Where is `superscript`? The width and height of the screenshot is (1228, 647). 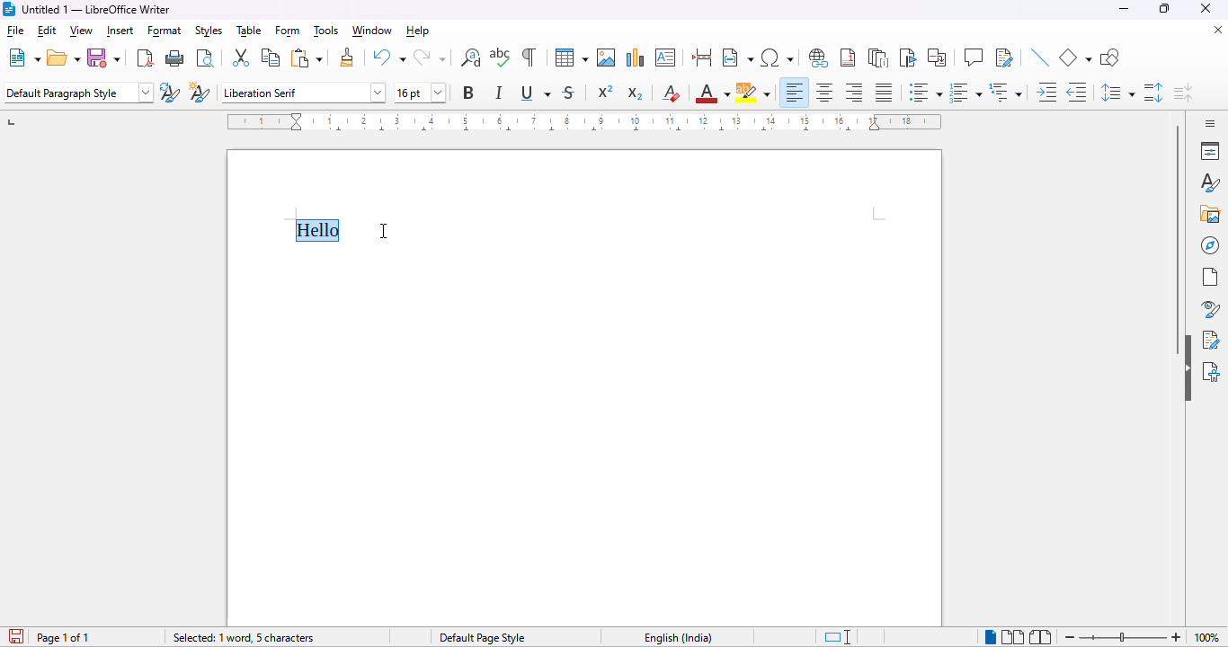 superscript is located at coordinates (605, 93).